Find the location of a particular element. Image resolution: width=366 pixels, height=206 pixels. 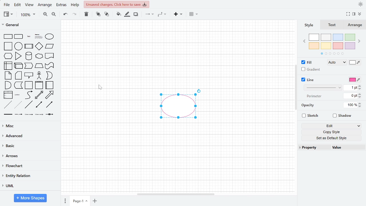

note is located at coordinates (8, 75).